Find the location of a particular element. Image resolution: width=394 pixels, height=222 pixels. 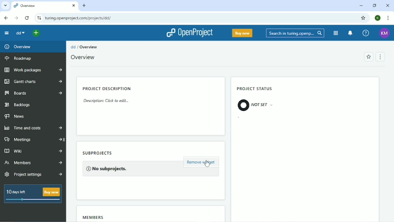

Bookmark this tab is located at coordinates (363, 18).